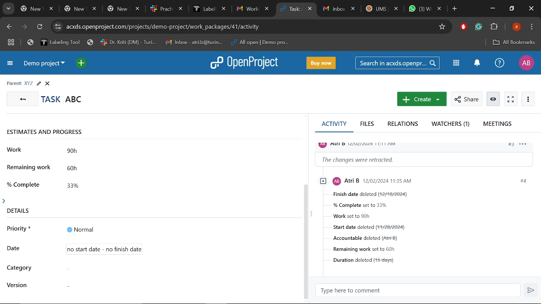  Describe the element at coordinates (494, 27) in the screenshot. I see `Extenions` at that location.